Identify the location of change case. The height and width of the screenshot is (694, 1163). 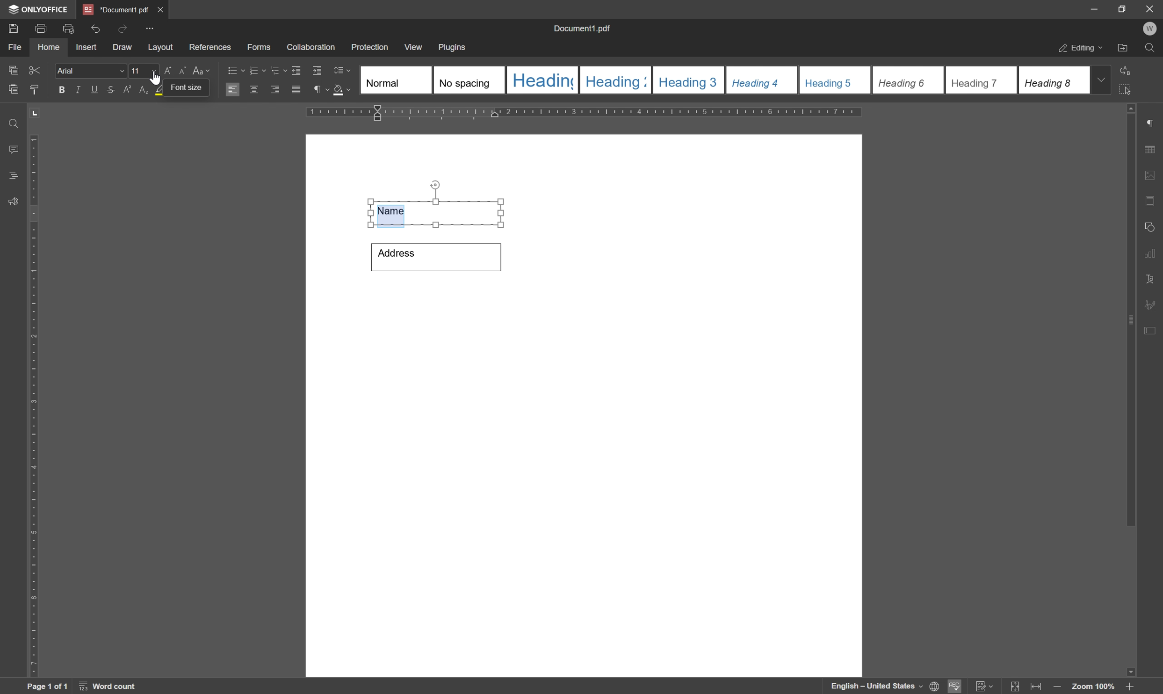
(203, 70).